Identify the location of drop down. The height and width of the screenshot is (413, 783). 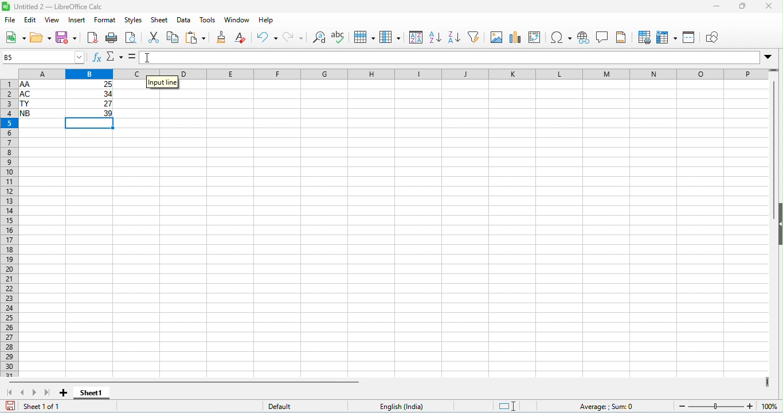
(769, 57).